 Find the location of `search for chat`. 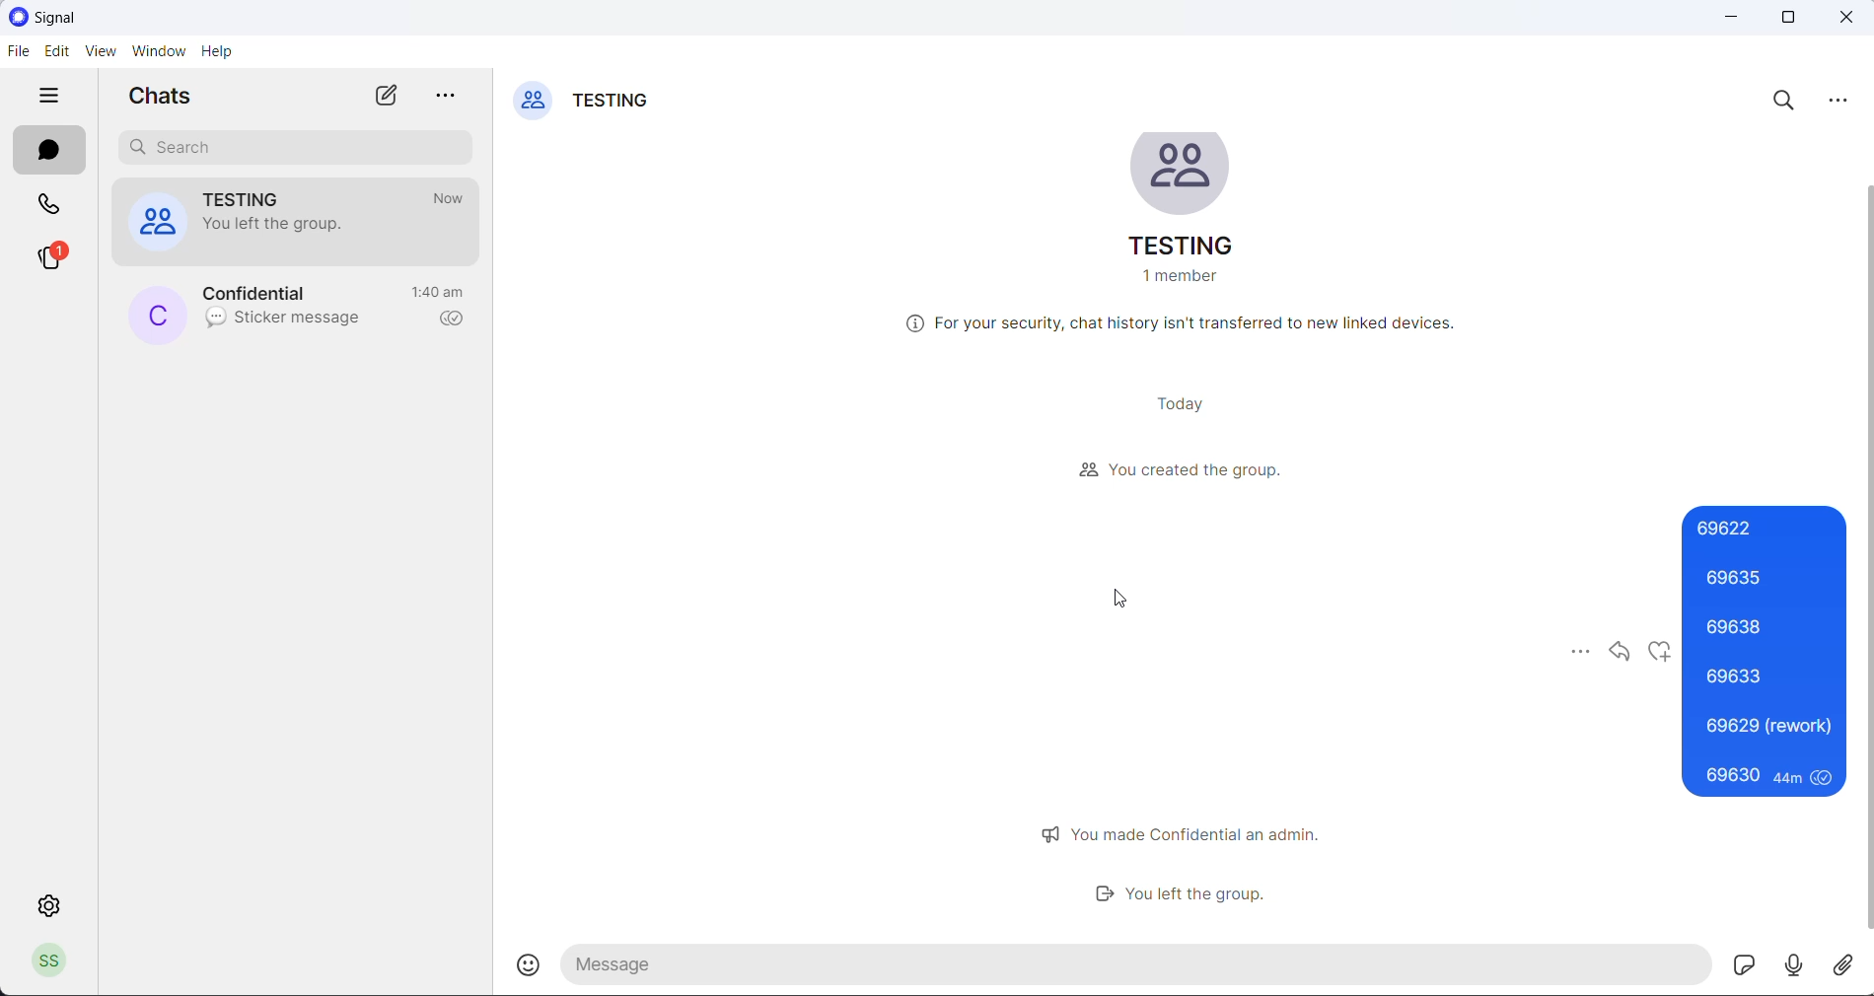

search for chat is located at coordinates (299, 150).